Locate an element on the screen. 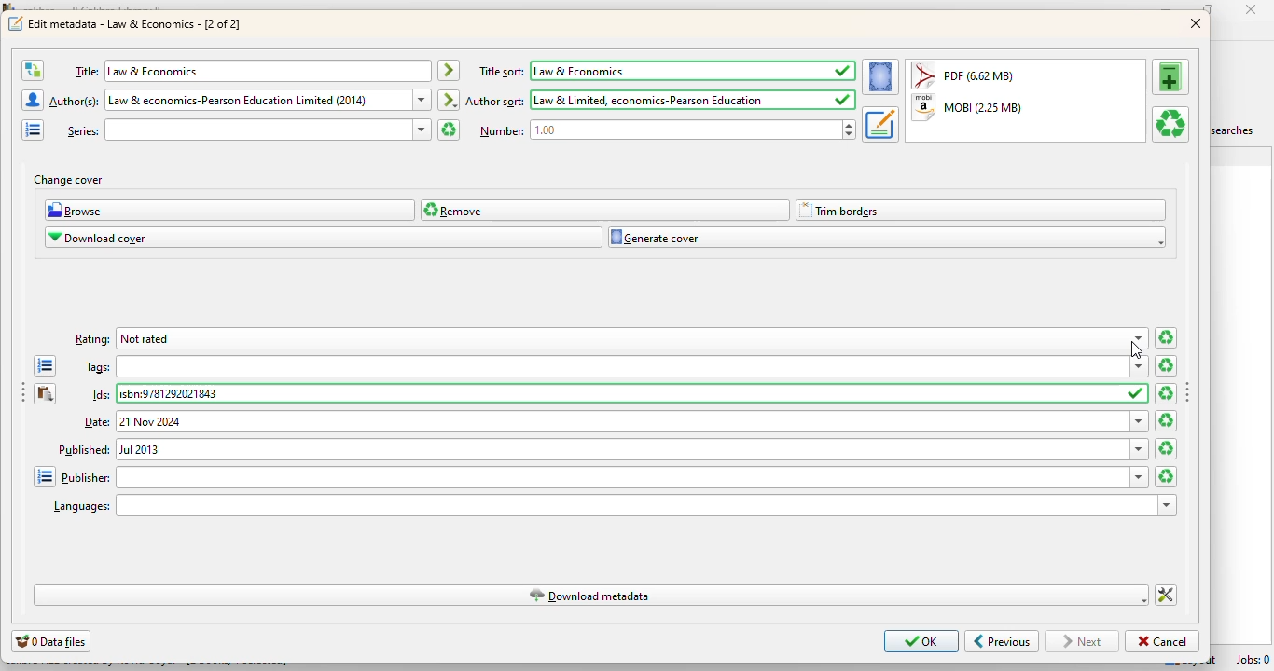 The width and height of the screenshot is (1274, 671). date:  is located at coordinates (615, 421).